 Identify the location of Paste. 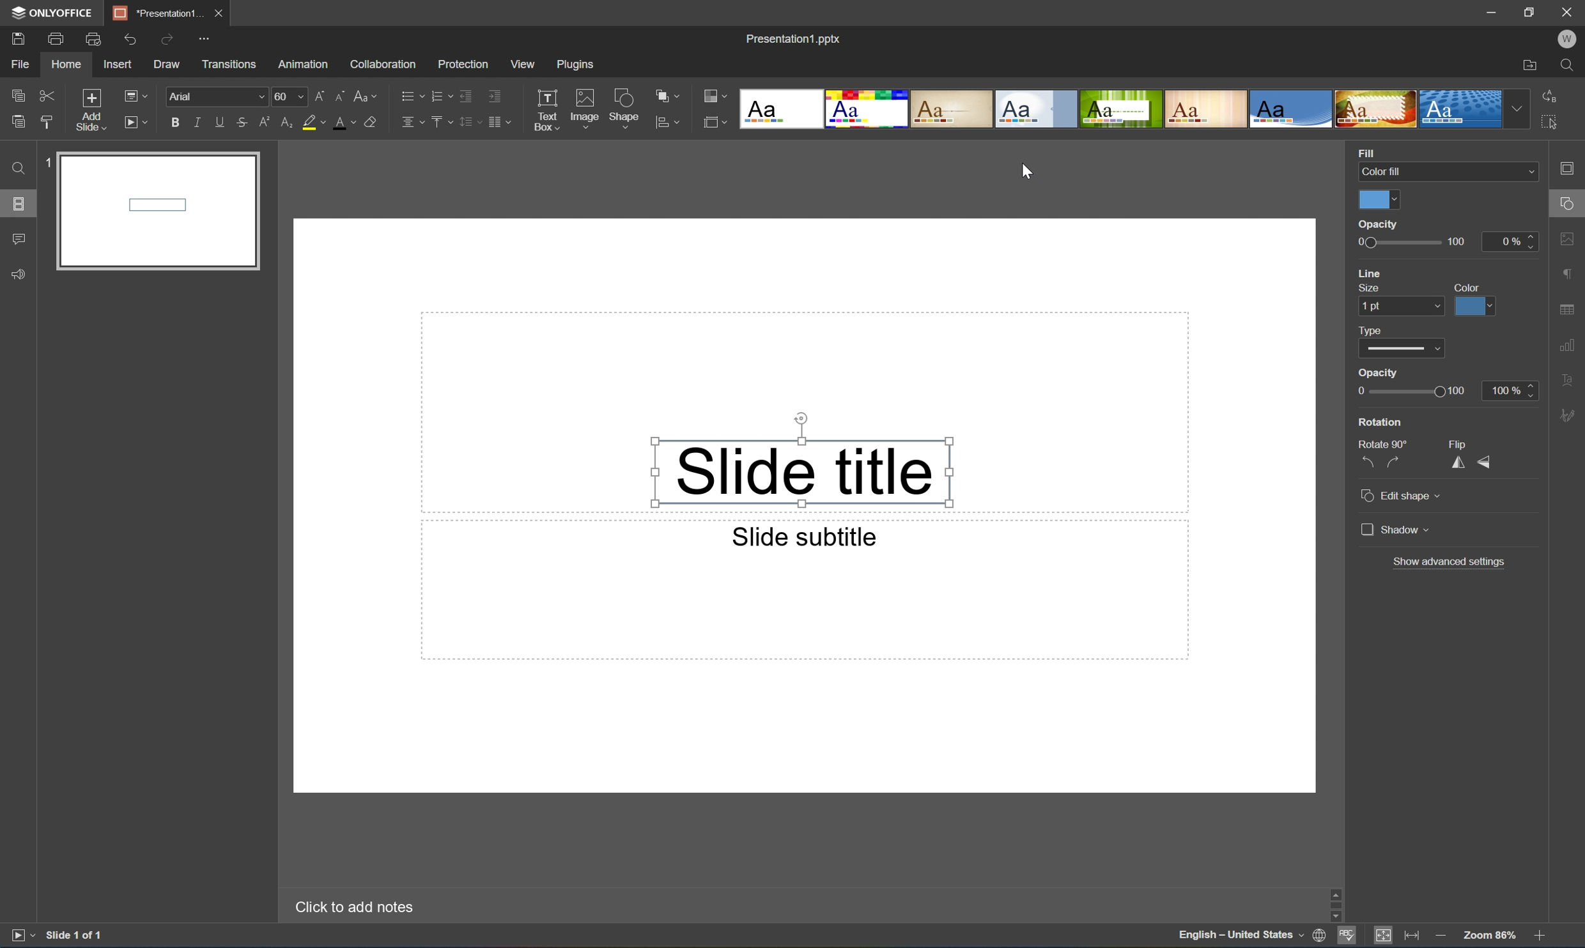
(18, 123).